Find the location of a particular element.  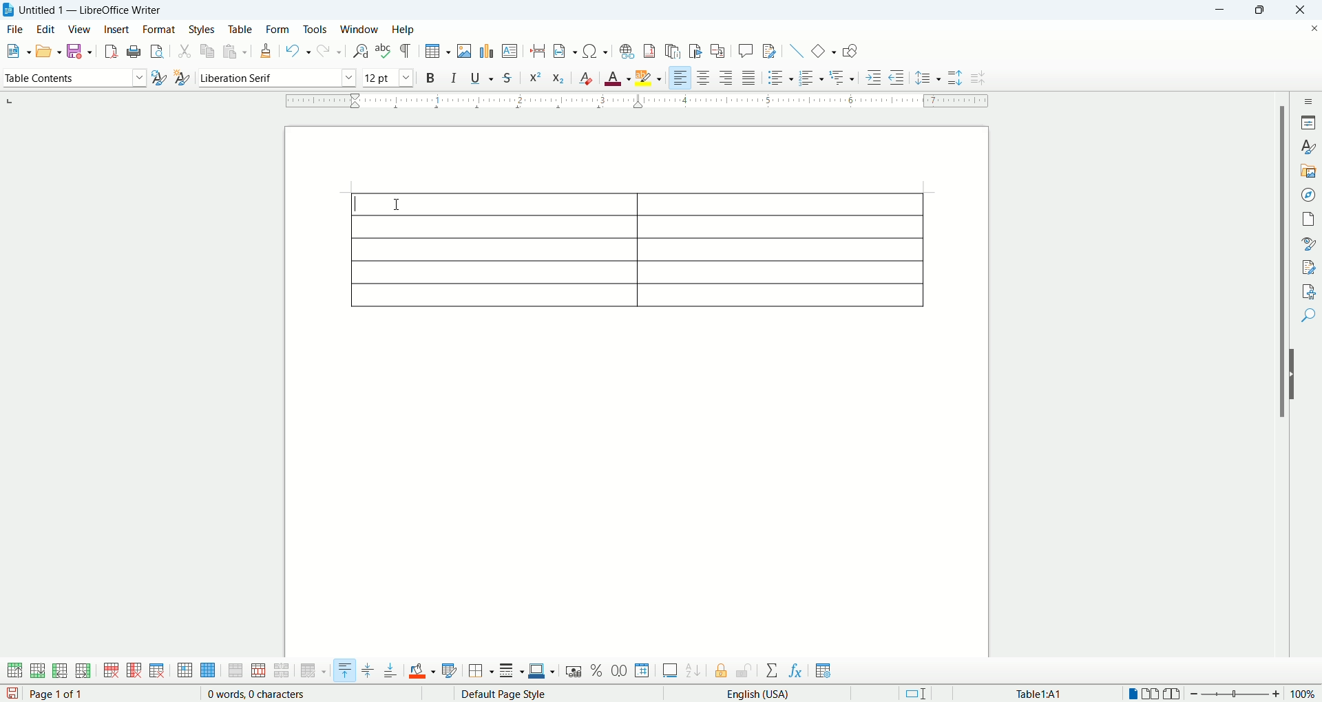

insert hyperlink is located at coordinates (625, 50).